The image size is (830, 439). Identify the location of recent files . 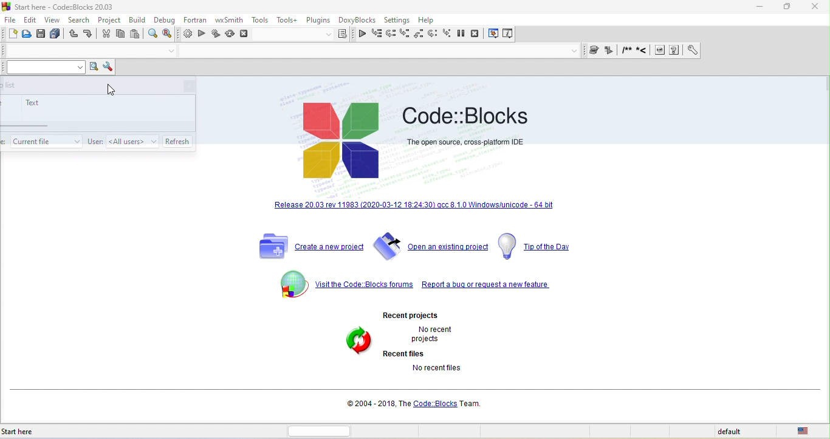
(407, 353).